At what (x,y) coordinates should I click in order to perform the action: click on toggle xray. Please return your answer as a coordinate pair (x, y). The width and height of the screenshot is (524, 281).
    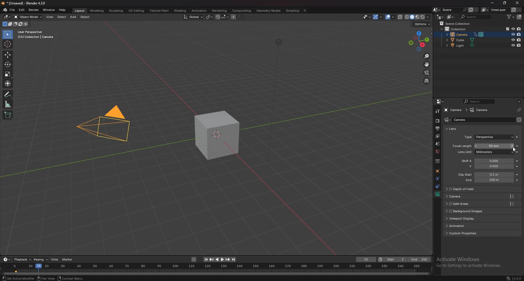
    Looking at the image, I should click on (400, 17).